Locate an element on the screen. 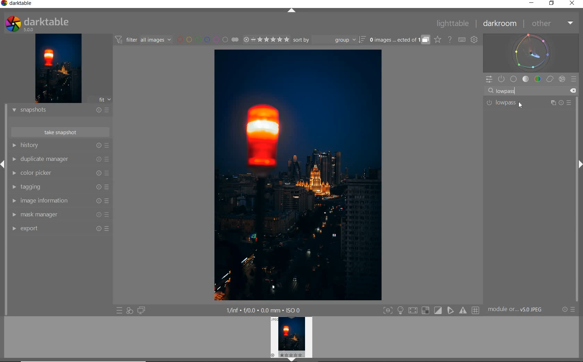 This screenshot has width=583, height=362. TAKE SNAPSHOT is located at coordinates (60, 132).